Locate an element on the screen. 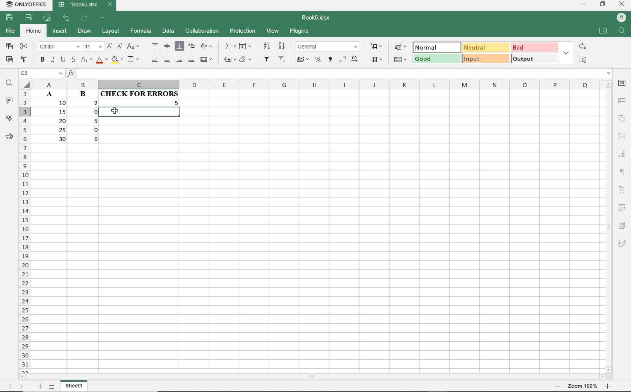 The width and height of the screenshot is (631, 392). ITALIC is located at coordinates (53, 60).